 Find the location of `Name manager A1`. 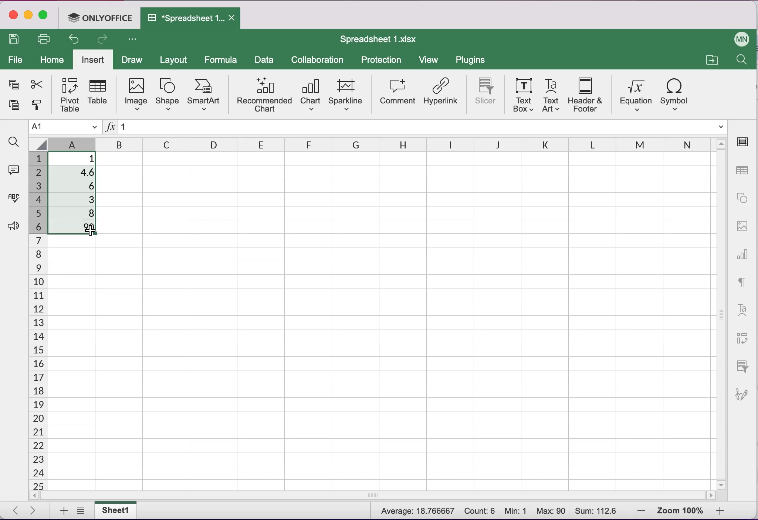

Name manager A1 is located at coordinates (64, 127).